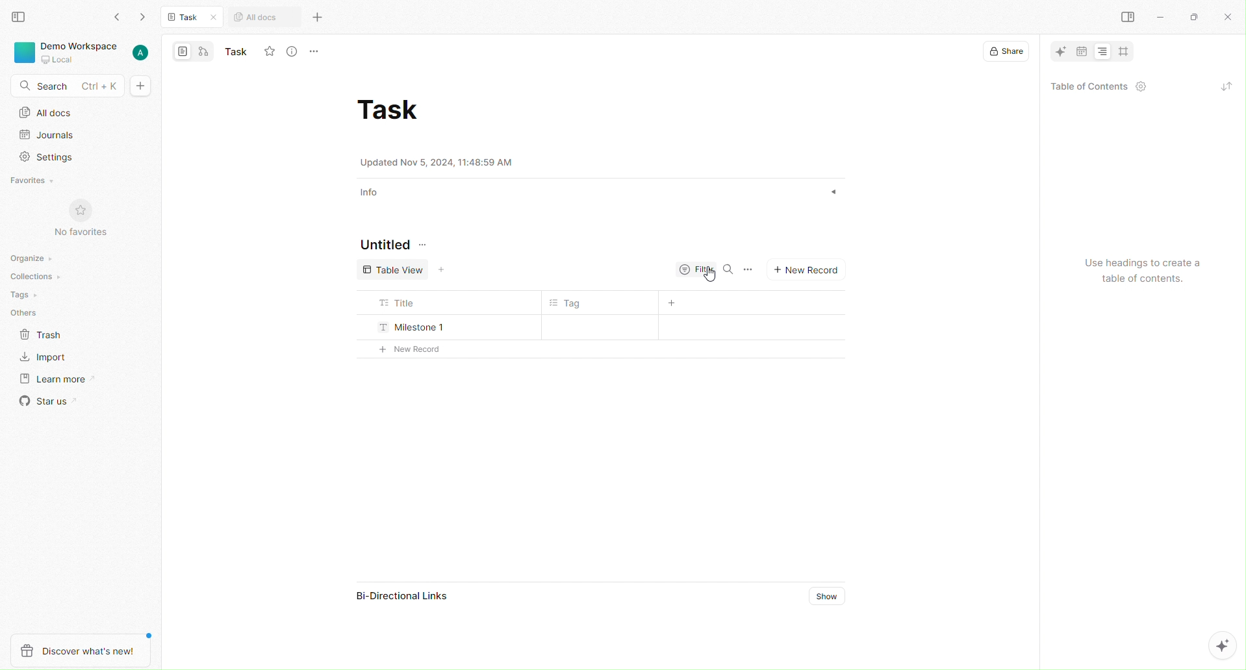 The width and height of the screenshot is (1246, 670). Describe the element at coordinates (21, 293) in the screenshot. I see `Tags` at that location.